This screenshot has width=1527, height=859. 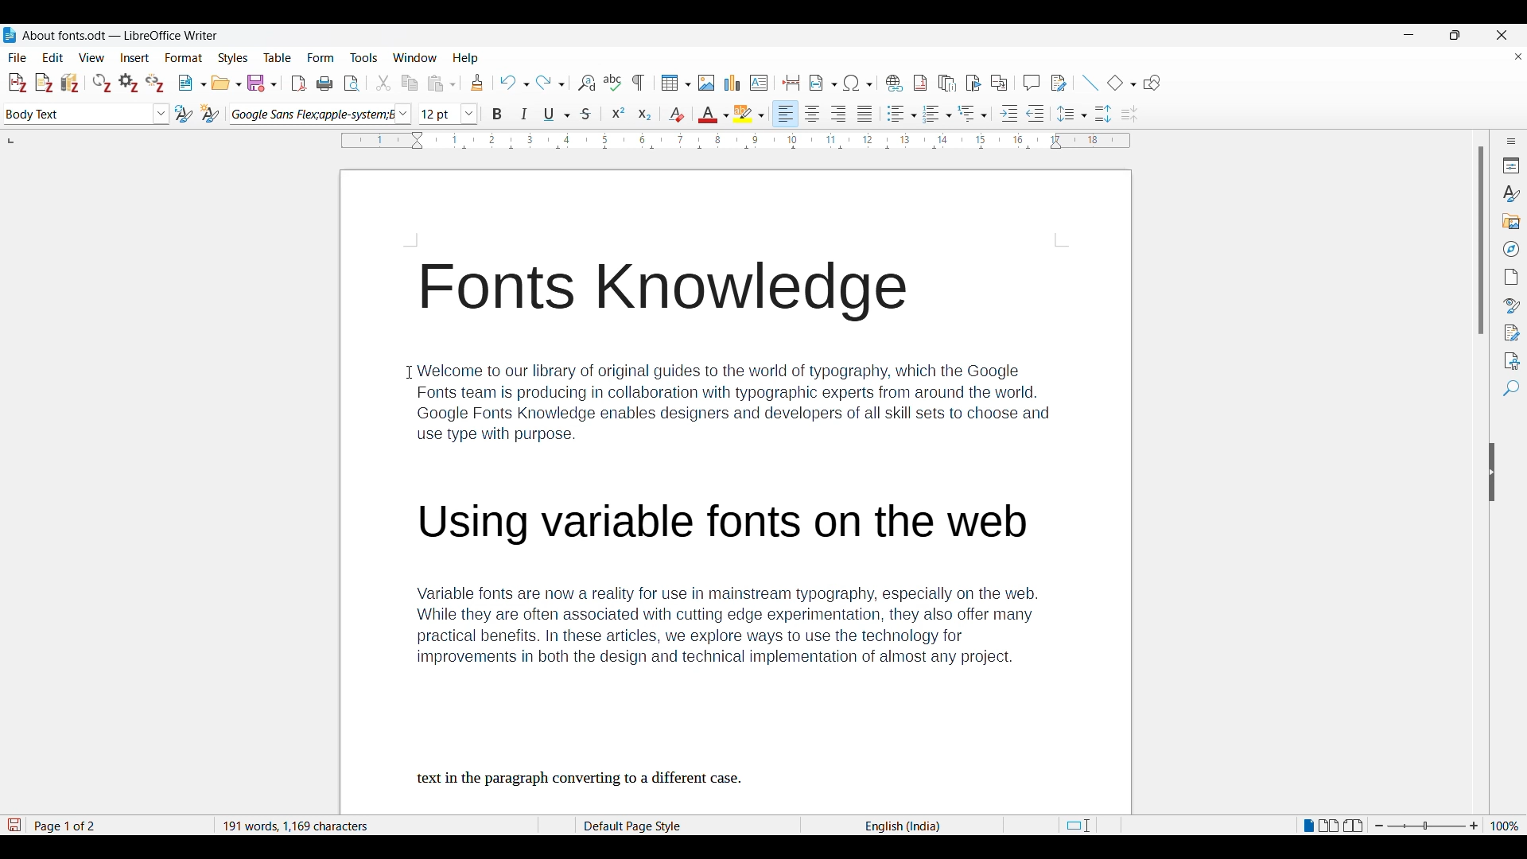 What do you see at coordinates (154, 83) in the screenshot?
I see `Unlink citations` at bounding box center [154, 83].